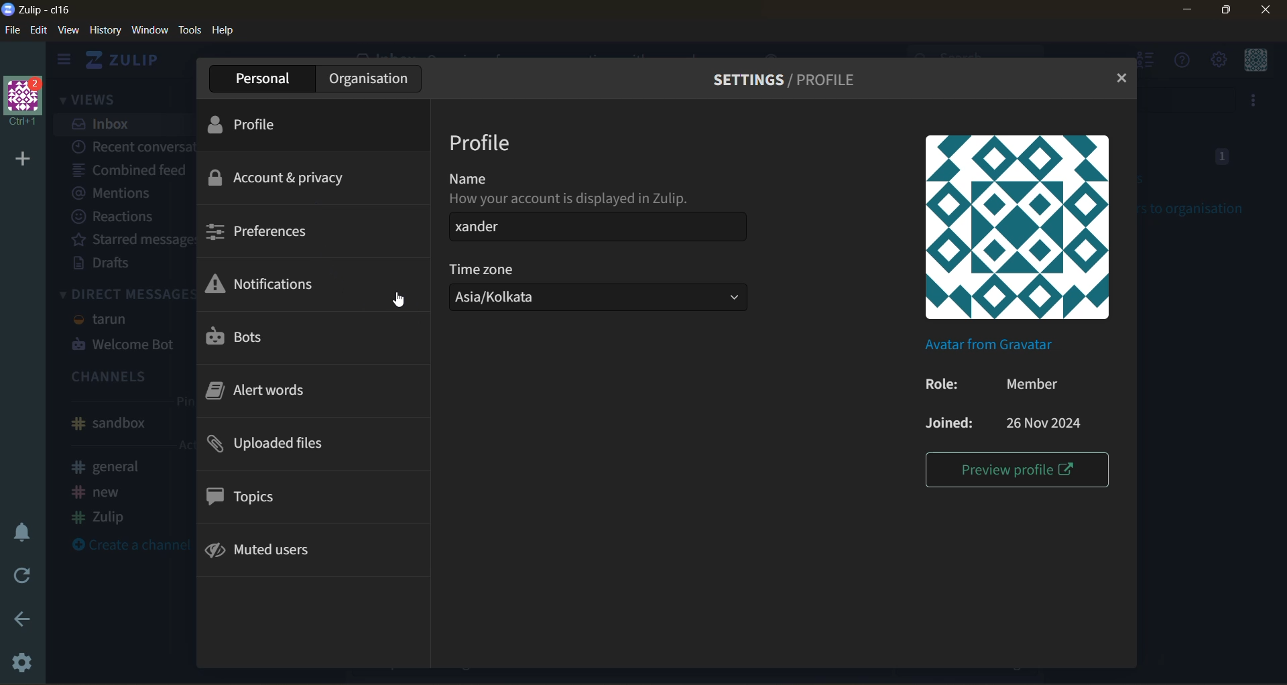 The image size is (1287, 685). Describe the element at coordinates (267, 395) in the screenshot. I see `alert words` at that location.